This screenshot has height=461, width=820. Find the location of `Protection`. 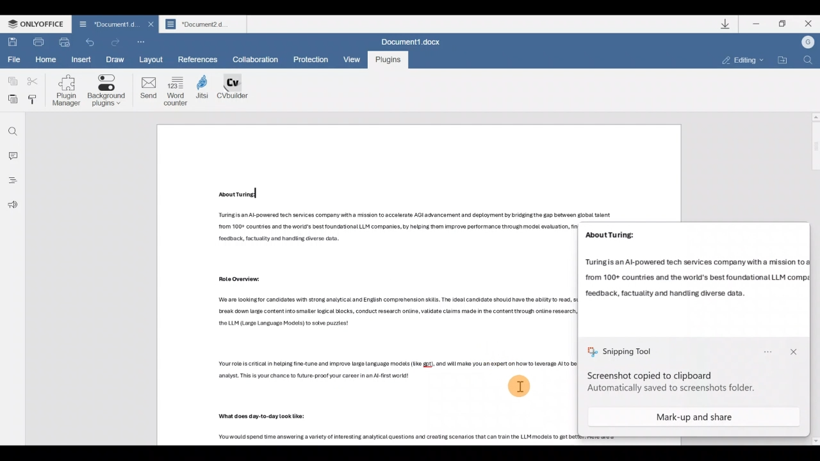

Protection is located at coordinates (315, 60).